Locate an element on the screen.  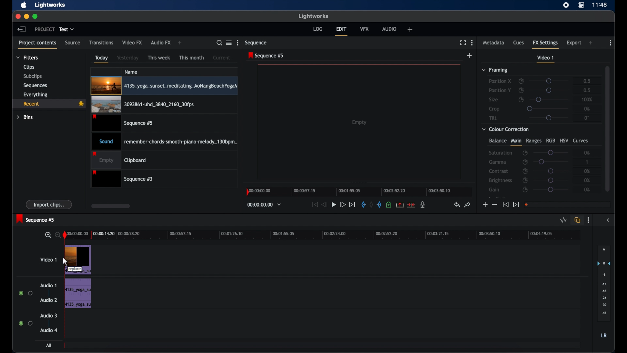
1 is located at coordinates (587, 162).